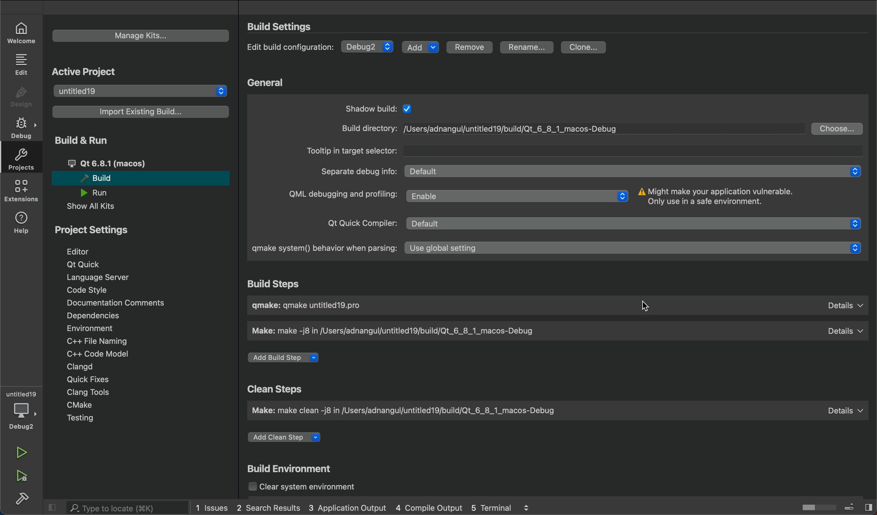 The width and height of the screenshot is (877, 515). What do you see at coordinates (340, 308) in the screenshot?
I see `qmake` at bounding box center [340, 308].